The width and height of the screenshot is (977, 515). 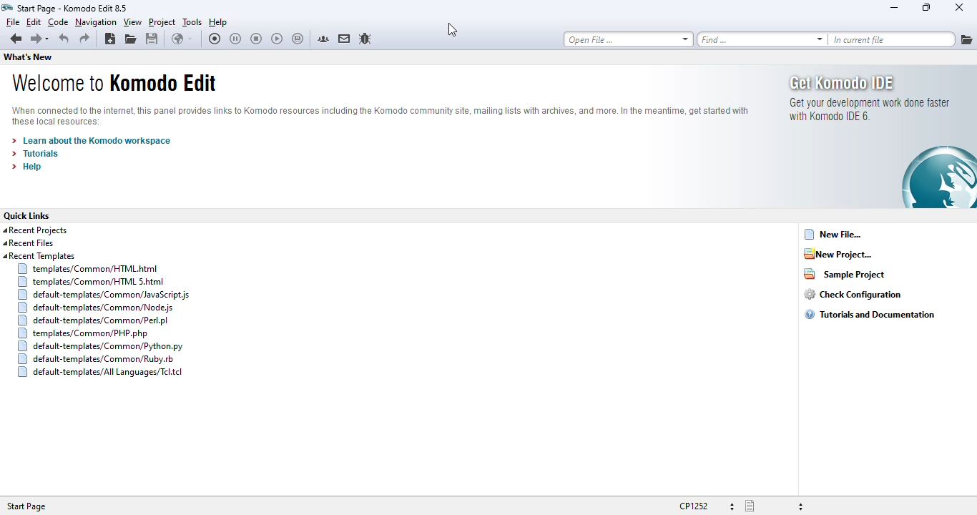 I want to click on help, so click(x=218, y=22).